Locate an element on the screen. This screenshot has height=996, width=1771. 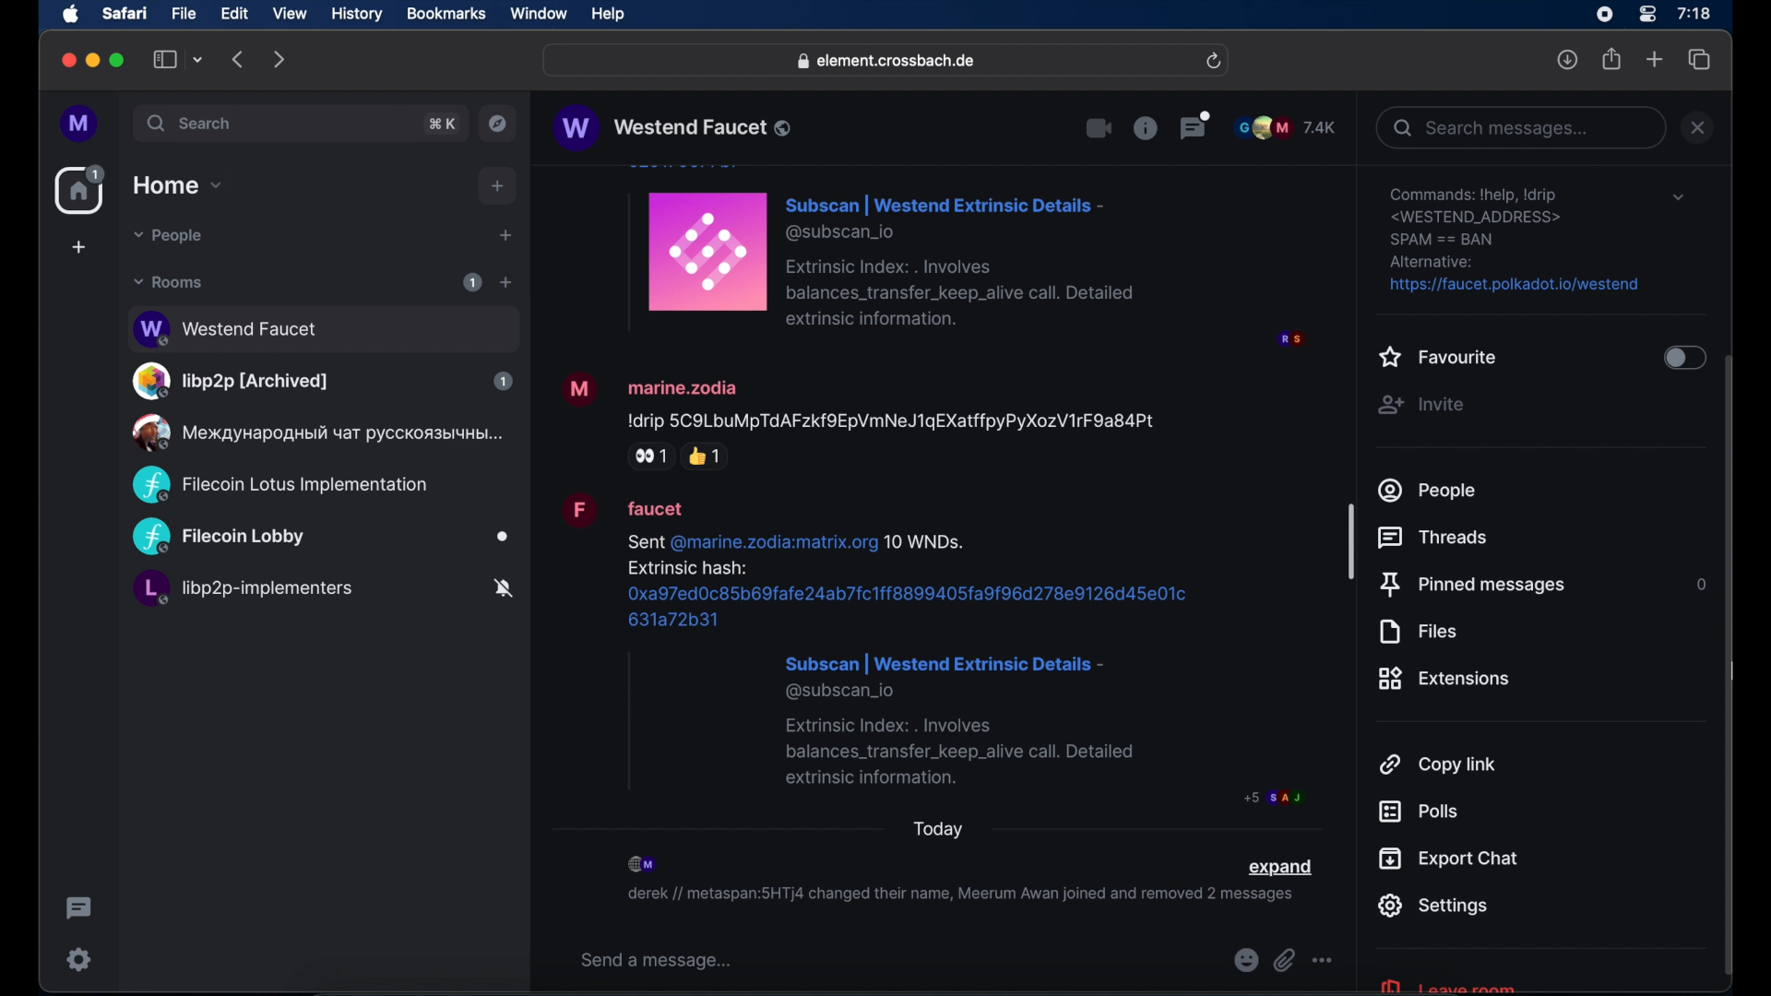
public room is located at coordinates (321, 538).